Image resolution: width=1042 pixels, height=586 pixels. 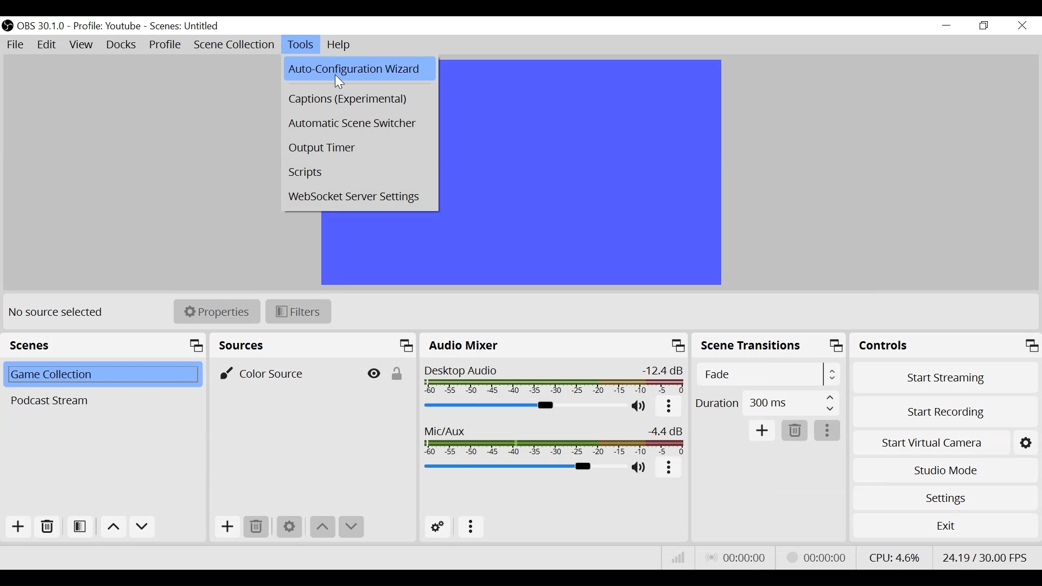 What do you see at coordinates (289, 528) in the screenshot?
I see `Settings` at bounding box center [289, 528].